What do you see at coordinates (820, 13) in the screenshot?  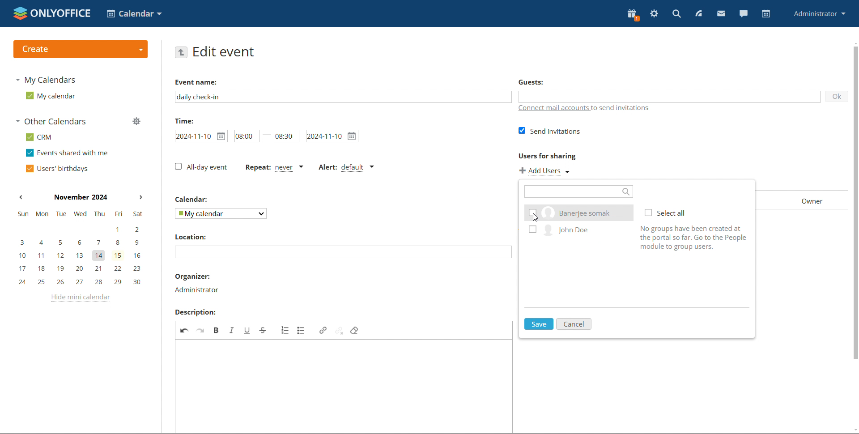 I see `profile` at bounding box center [820, 13].